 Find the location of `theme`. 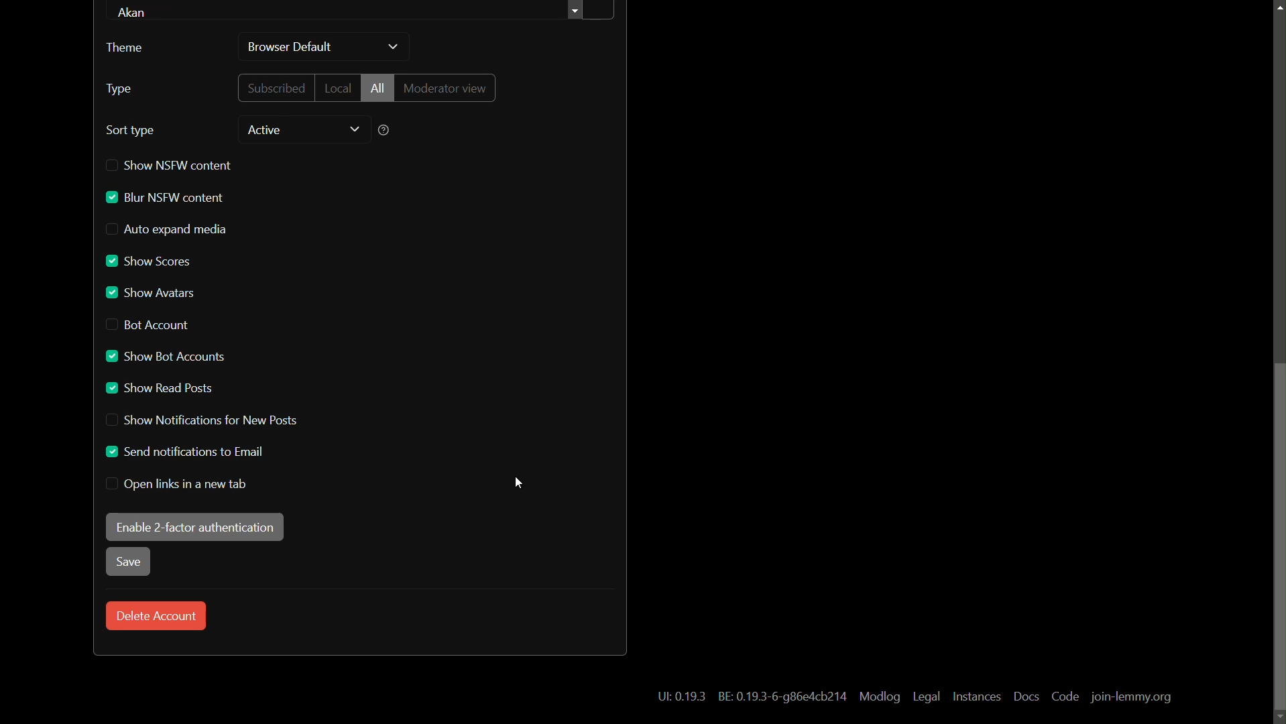

theme is located at coordinates (130, 48).